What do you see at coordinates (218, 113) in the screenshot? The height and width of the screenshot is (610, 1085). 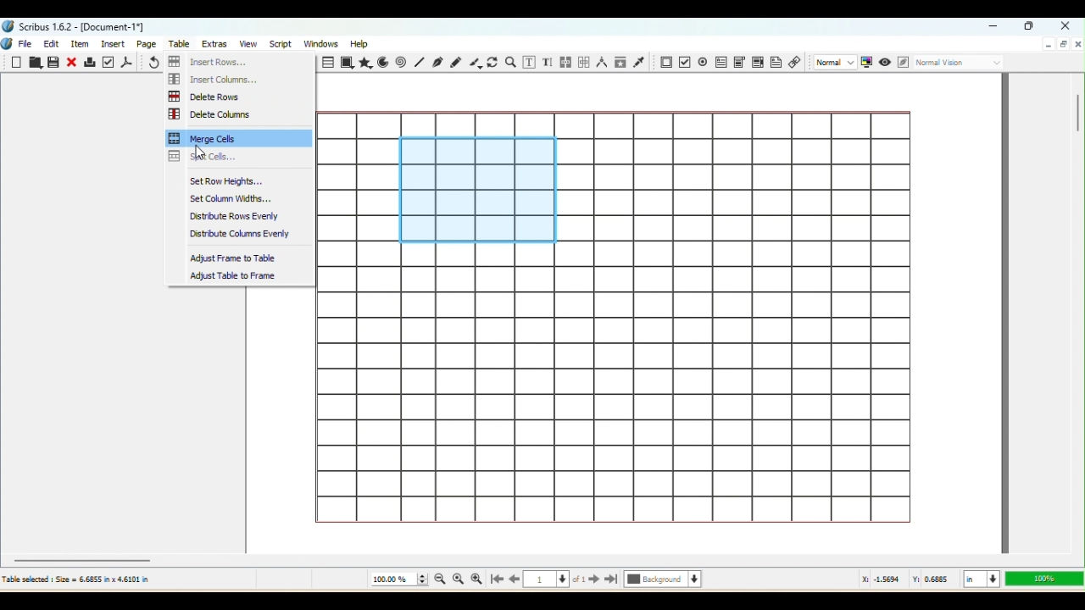 I see `Delete Columns` at bounding box center [218, 113].